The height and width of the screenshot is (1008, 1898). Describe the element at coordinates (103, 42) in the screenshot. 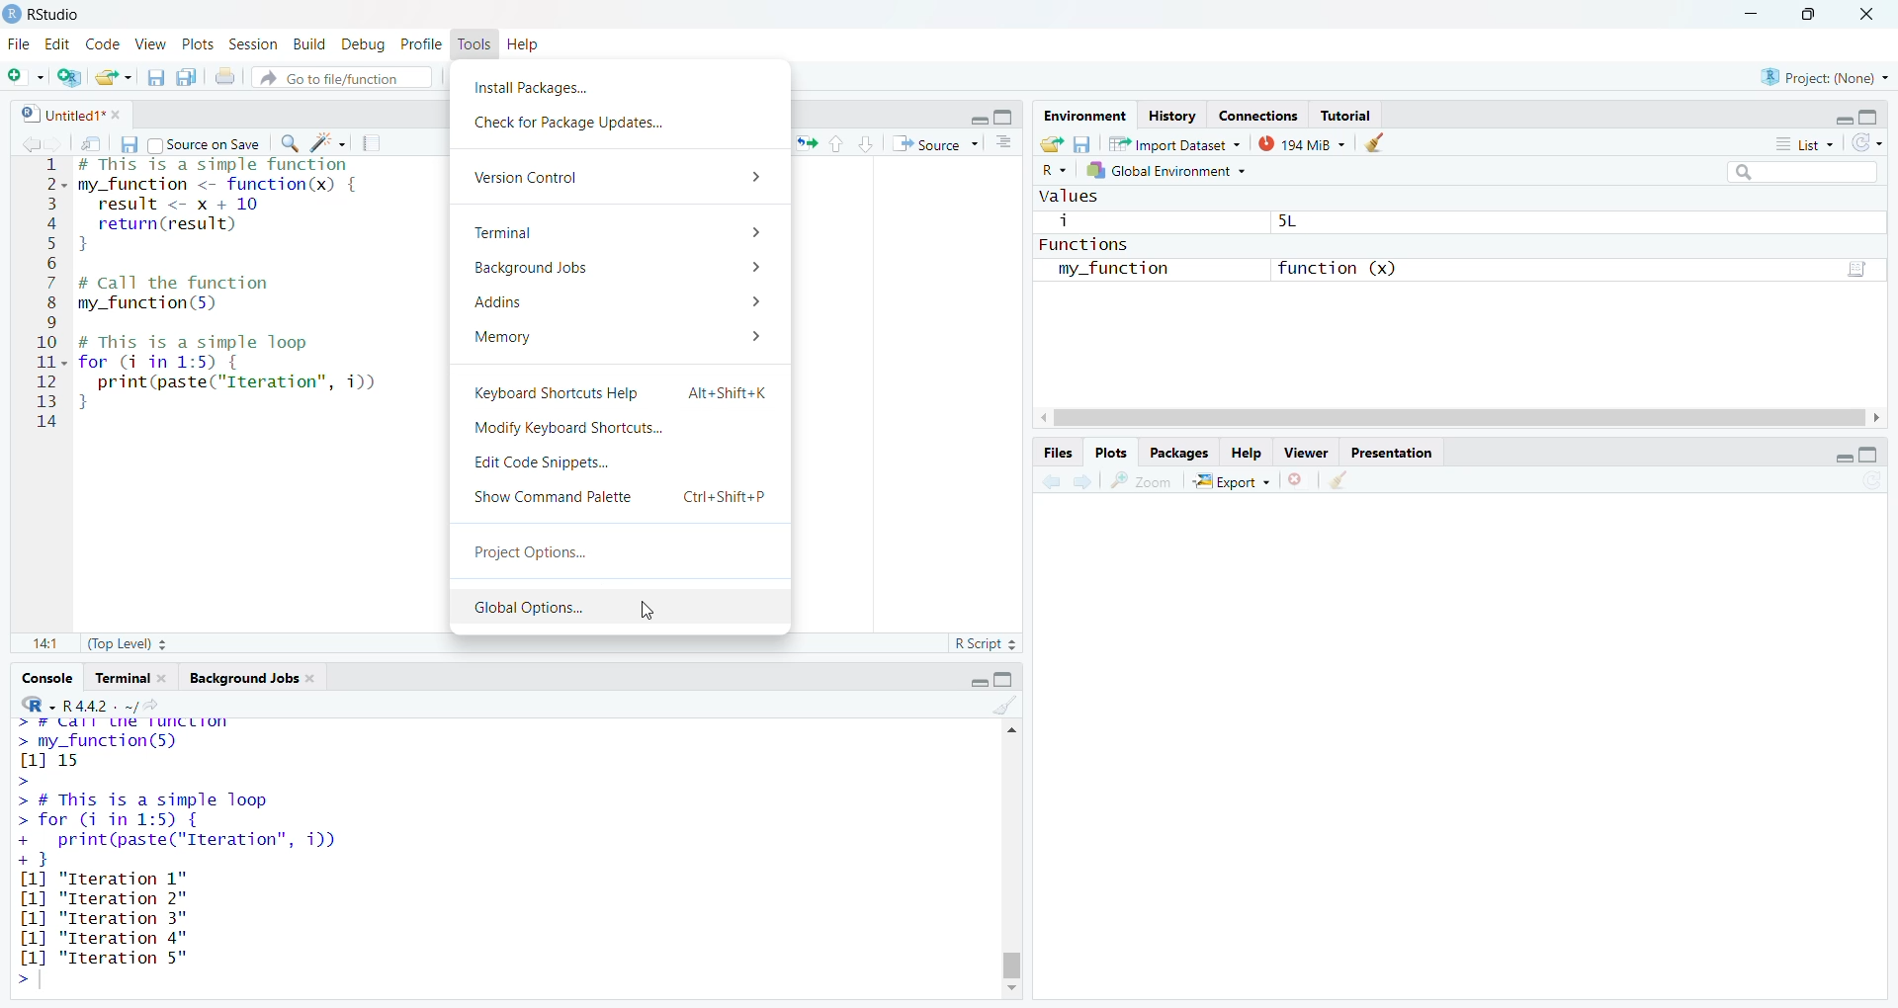

I see `code` at that location.